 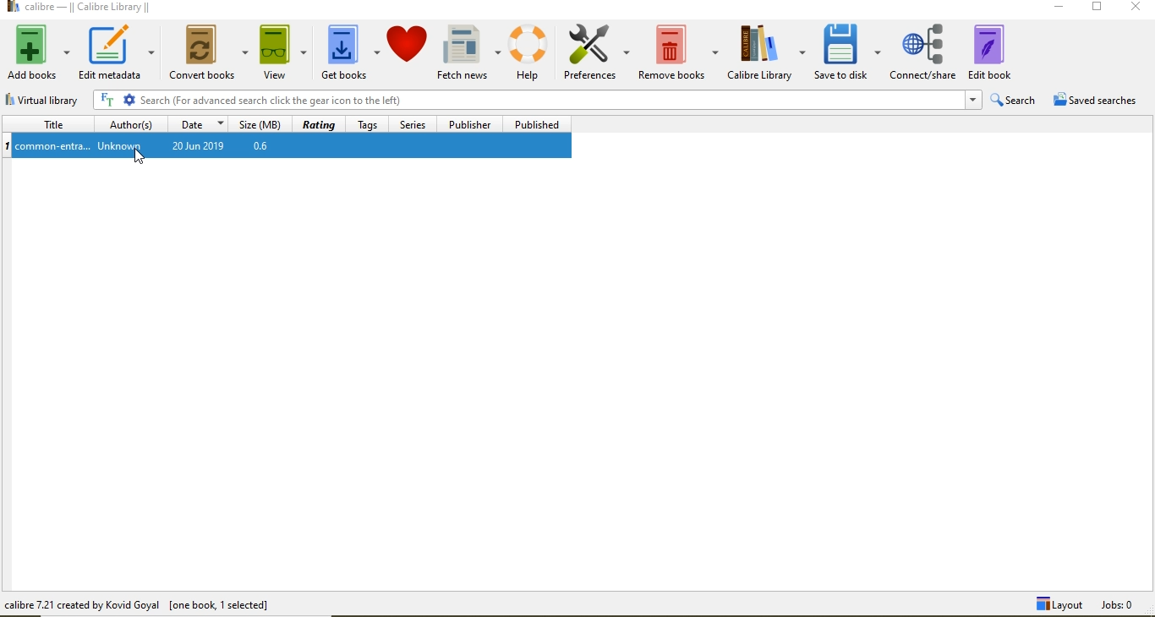 What do you see at coordinates (197, 126) in the screenshot?
I see `Date` at bounding box center [197, 126].